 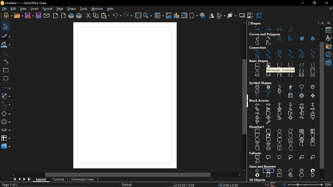 I want to click on paste, so click(x=106, y=16).